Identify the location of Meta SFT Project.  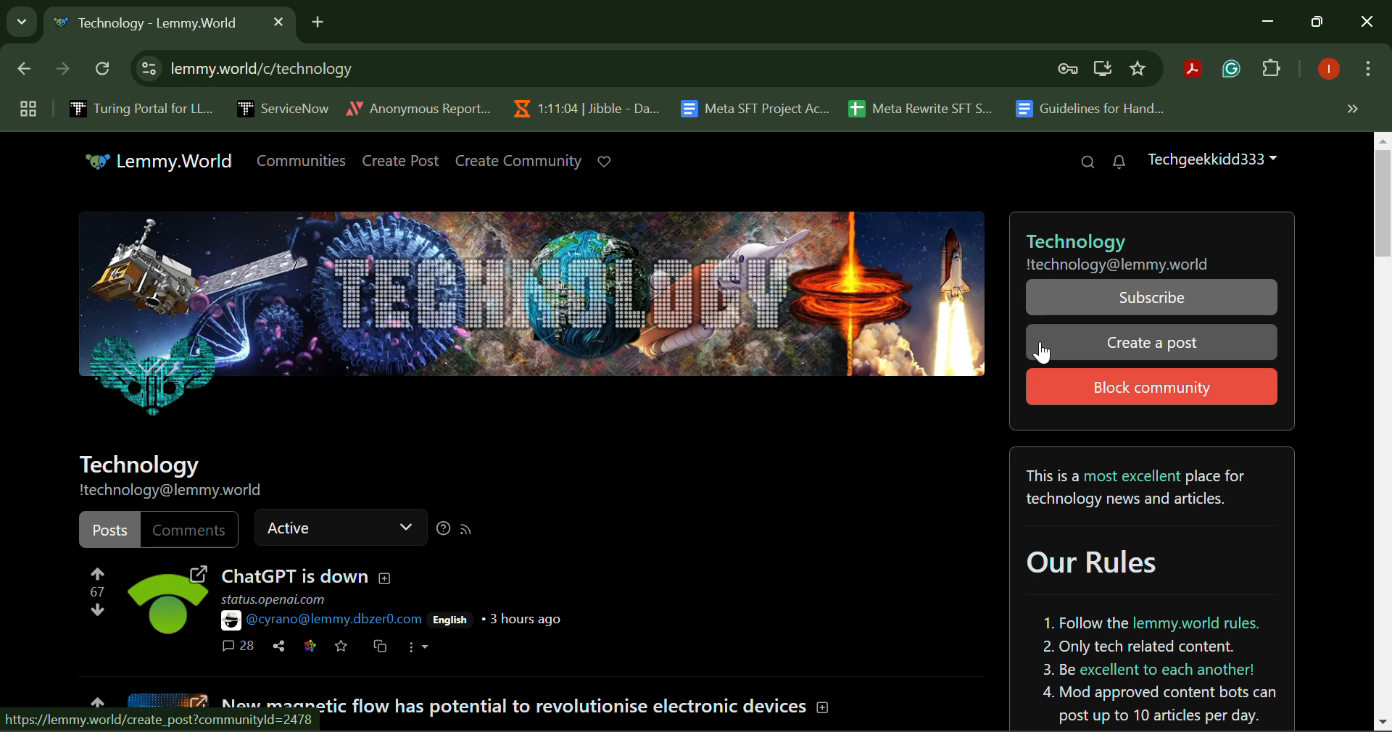
(757, 107).